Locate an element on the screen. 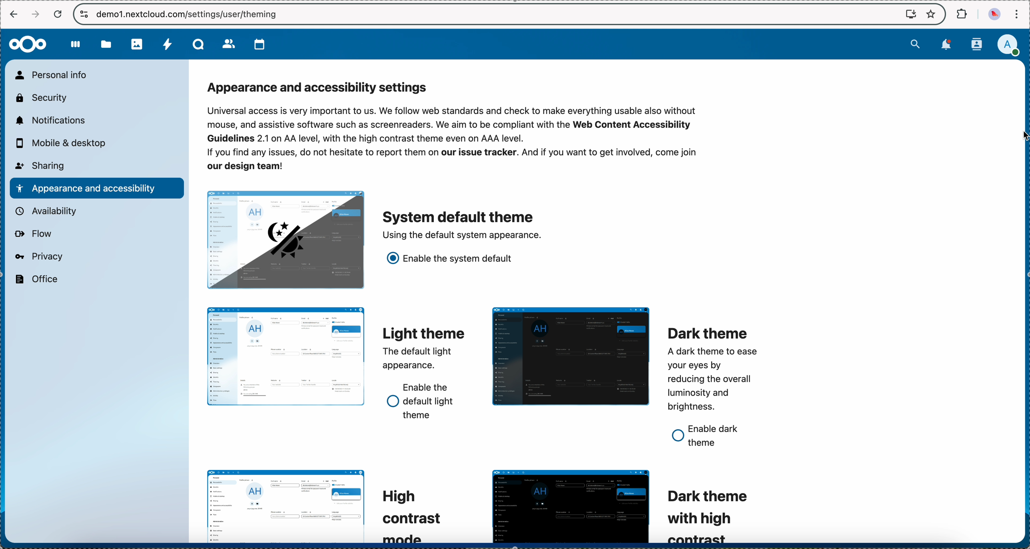 The width and height of the screenshot is (1030, 549). refresh the page is located at coordinates (58, 14).